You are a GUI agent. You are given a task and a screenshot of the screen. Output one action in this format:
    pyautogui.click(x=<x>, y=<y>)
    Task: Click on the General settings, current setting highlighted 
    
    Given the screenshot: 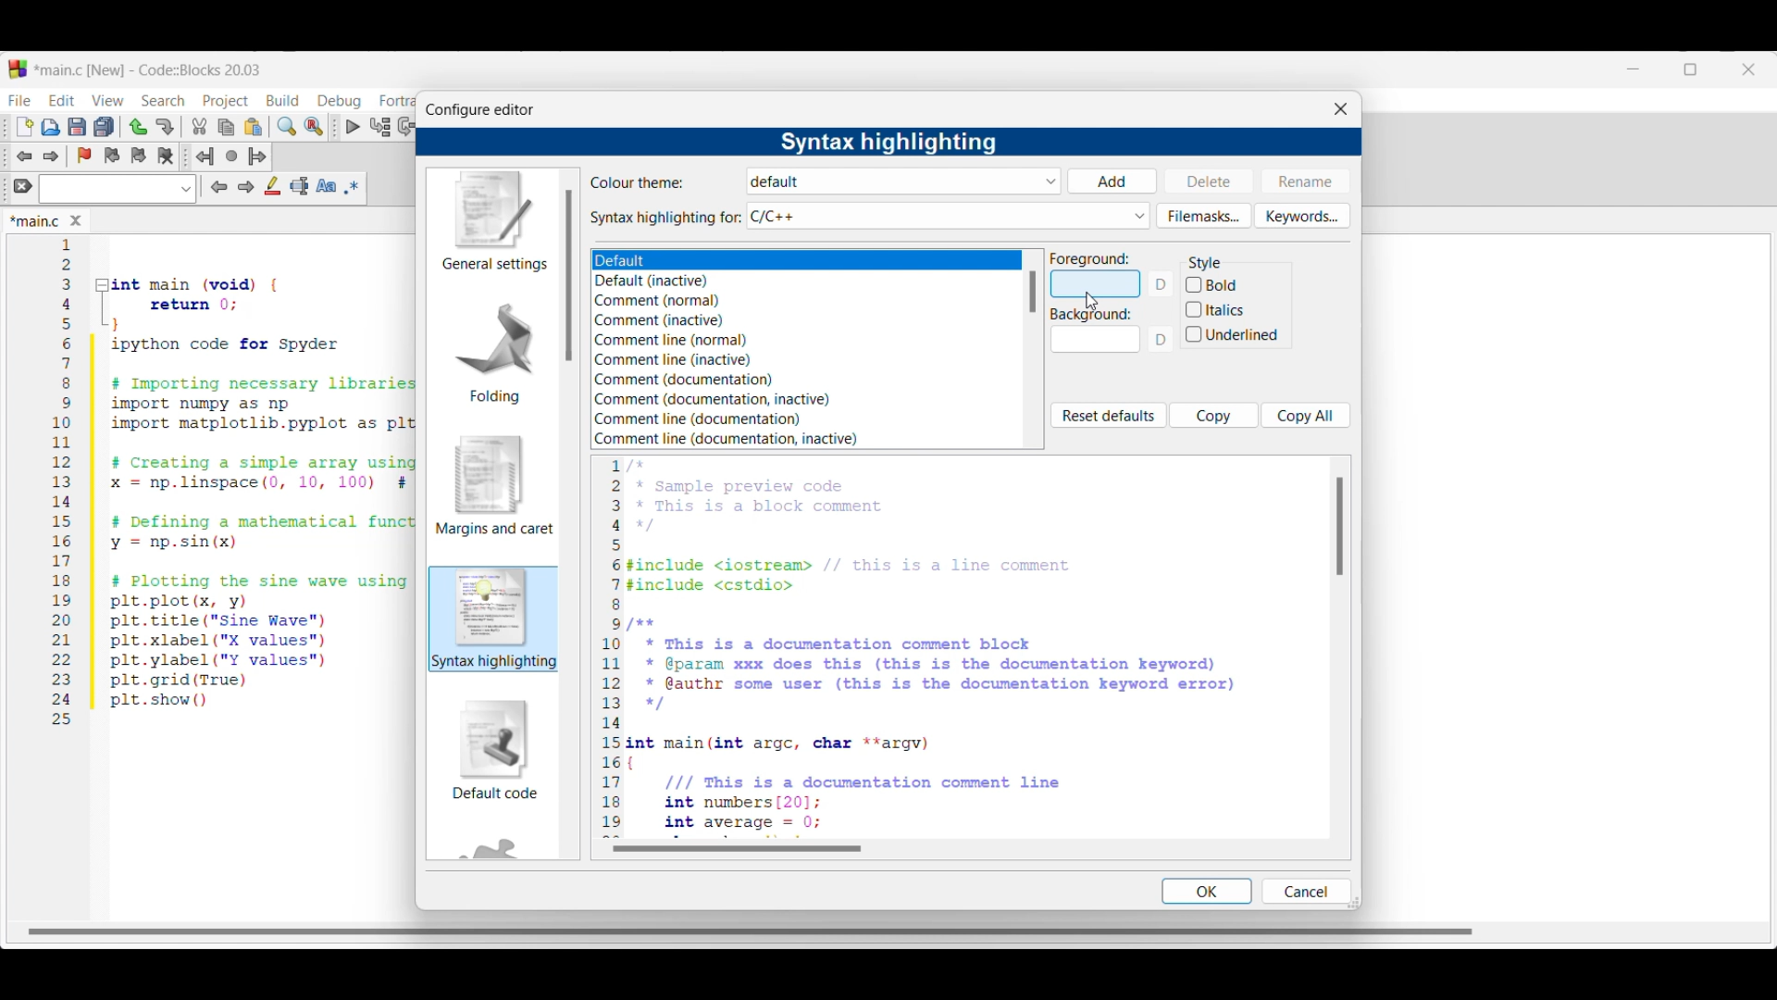 What is the action you would take?
    pyautogui.click(x=492, y=222)
    